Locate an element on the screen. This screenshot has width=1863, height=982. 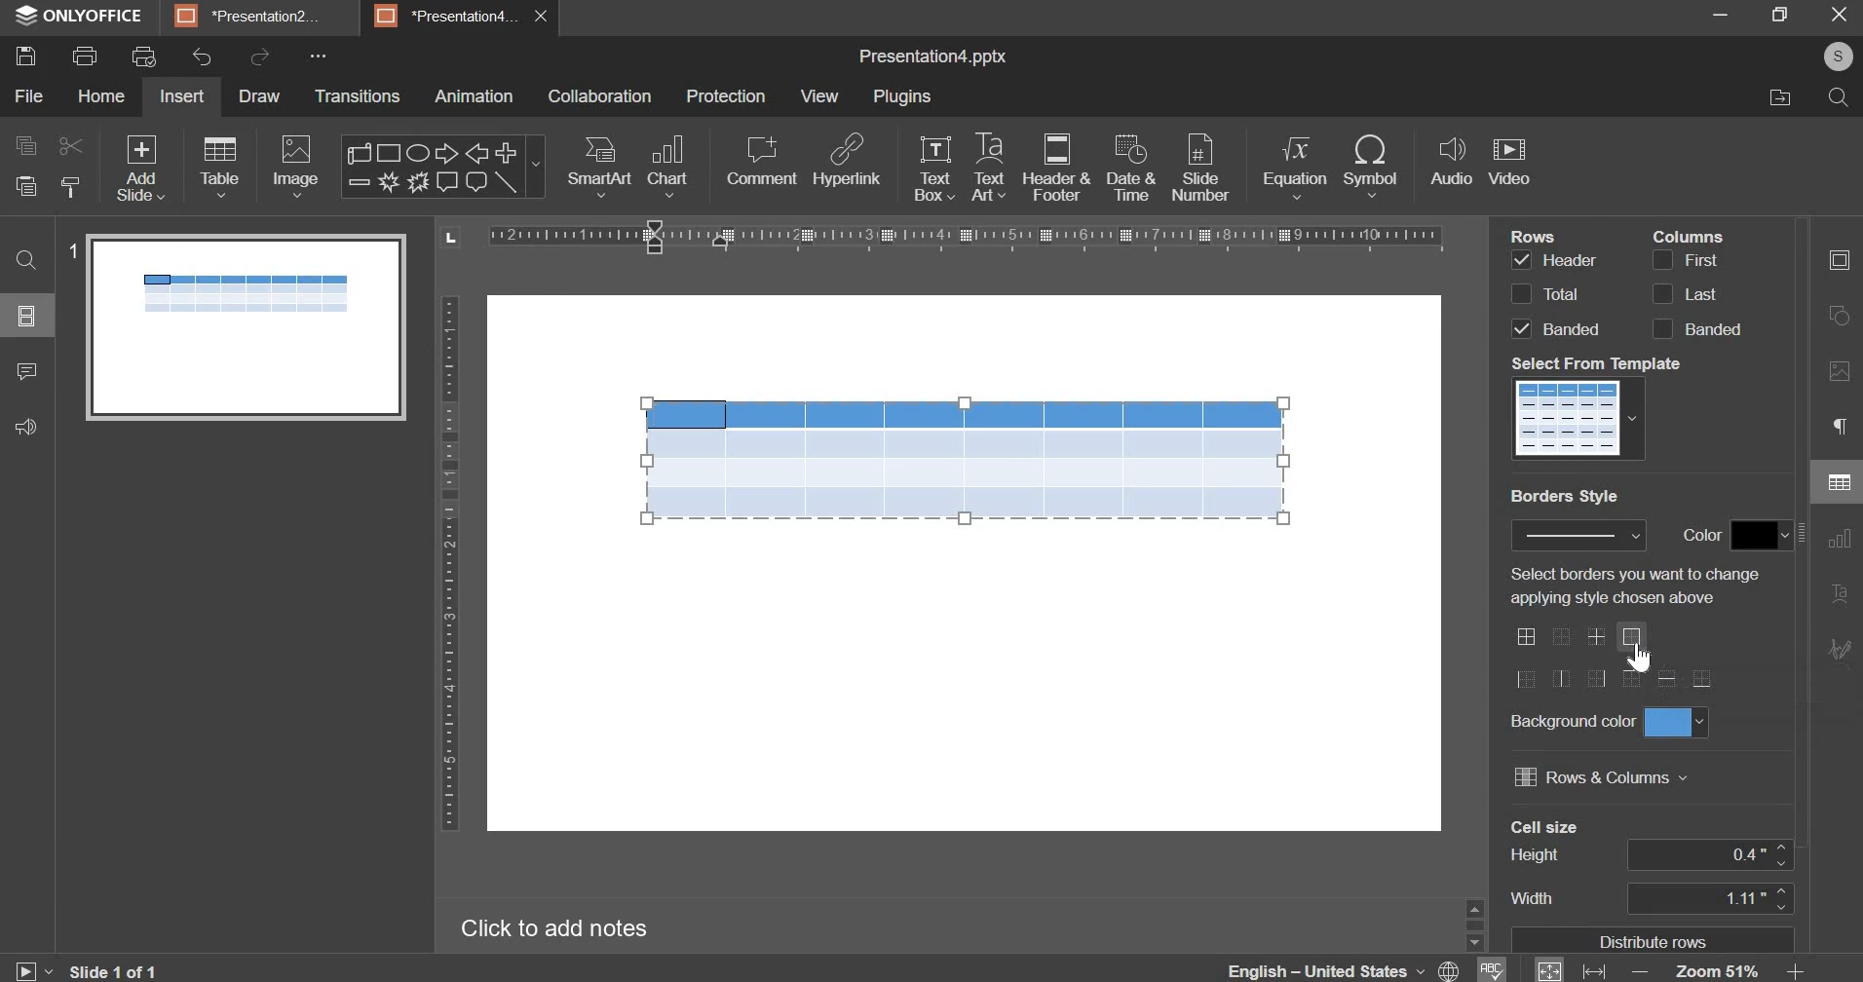
save is located at coordinates (25, 57).